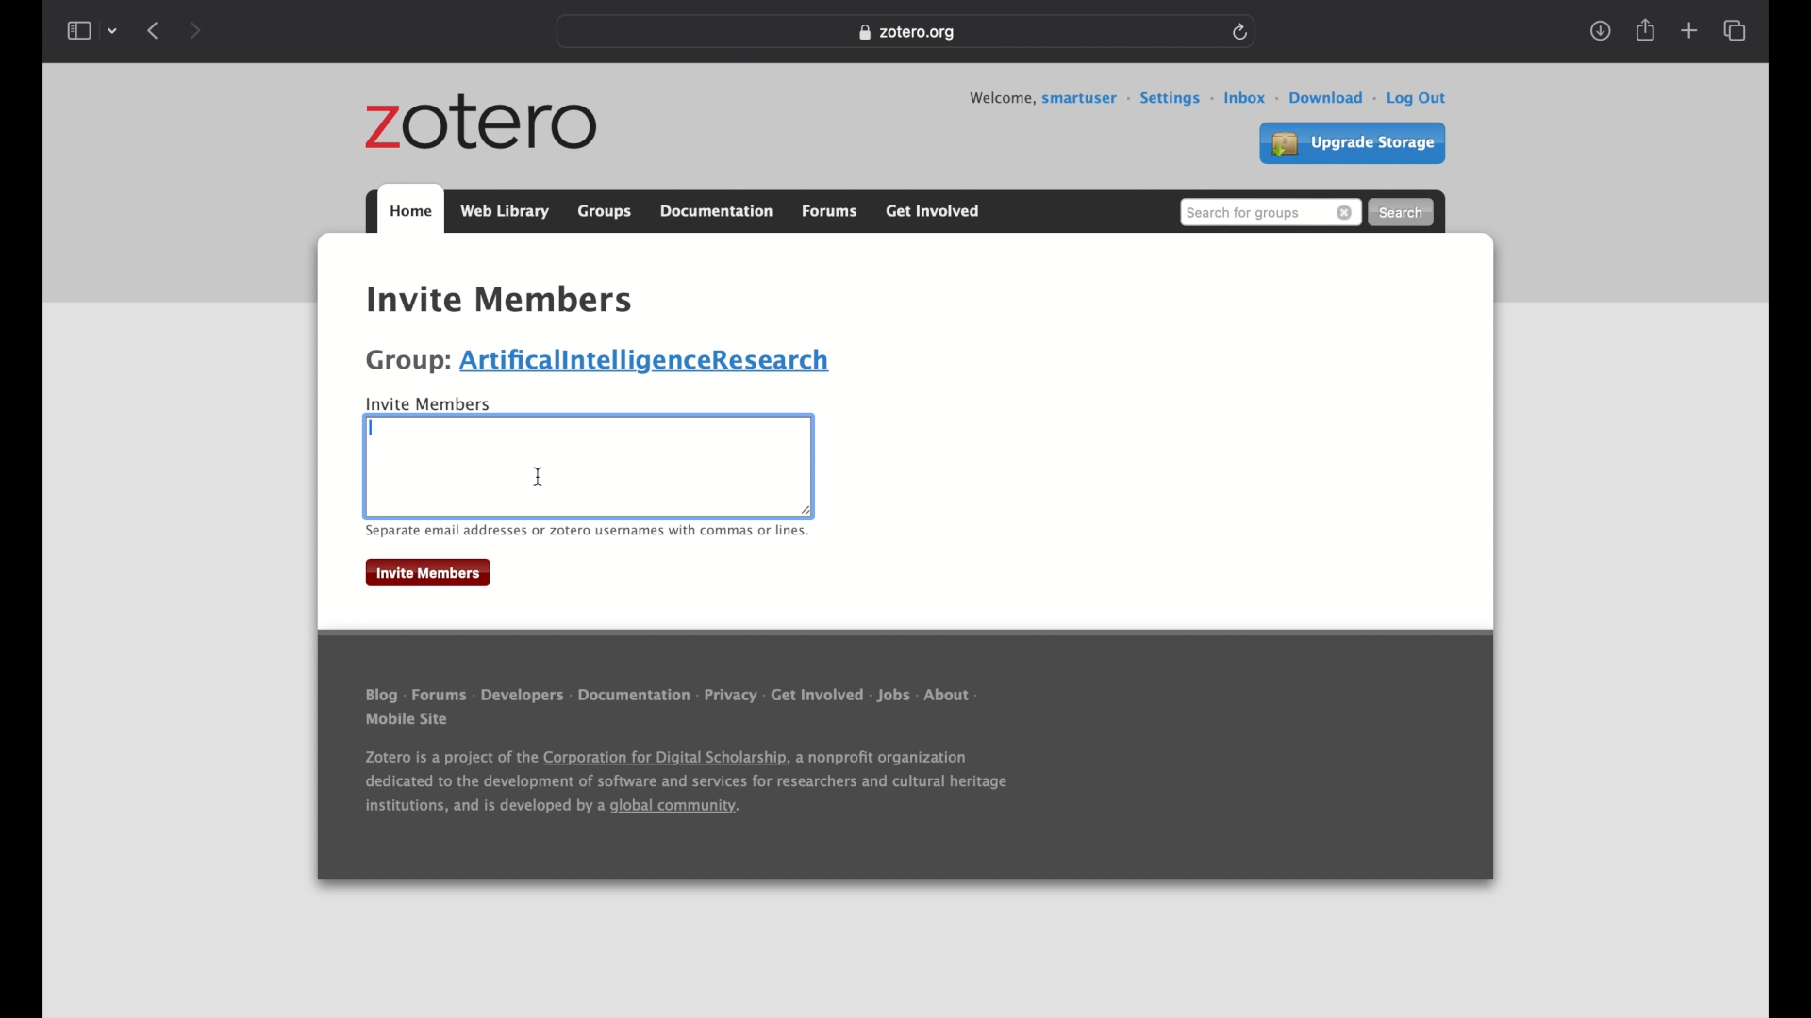 This screenshot has height=1018, width=1811. I want to click on download, so click(1335, 99).